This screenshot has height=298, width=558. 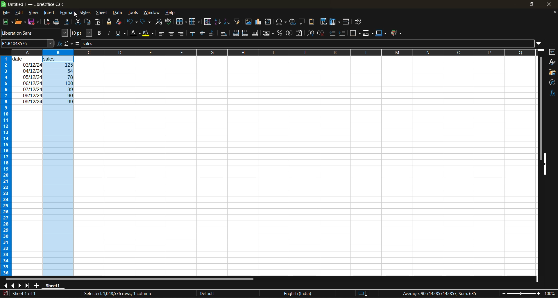 I want to click on format as percent, so click(x=280, y=33).